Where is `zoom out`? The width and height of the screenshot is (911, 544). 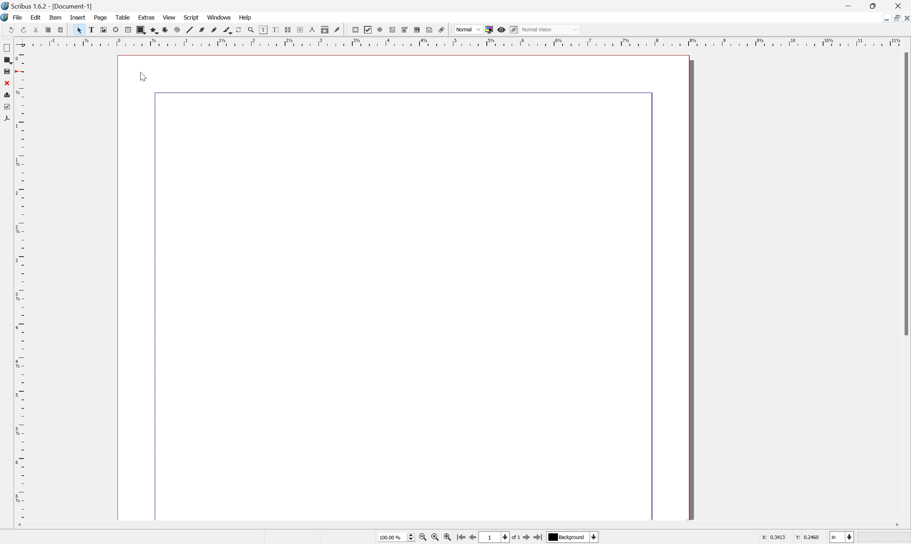
zoom out is located at coordinates (423, 539).